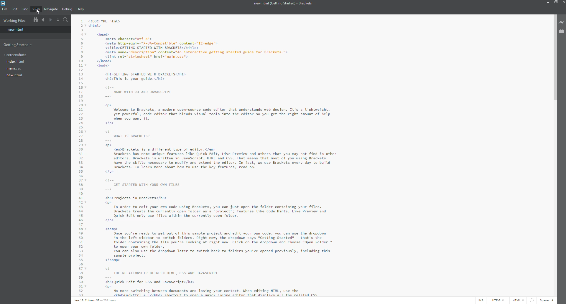 The height and width of the screenshot is (304, 566). Describe the element at coordinates (24, 9) in the screenshot. I see `find` at that location.